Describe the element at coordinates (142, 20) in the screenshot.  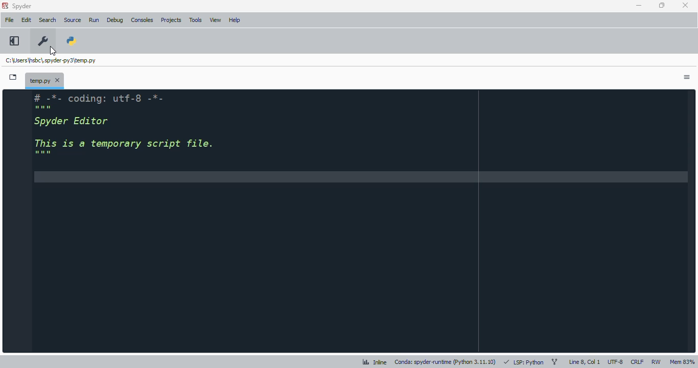
I see `consoles` at that location.